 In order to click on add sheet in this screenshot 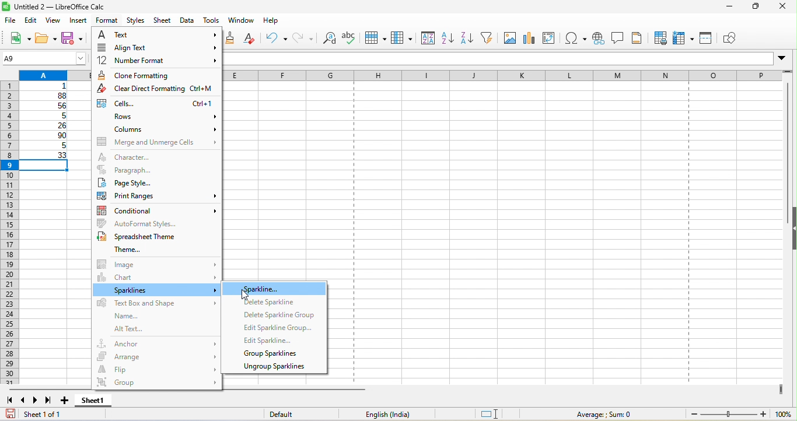, I will do `click(66, 401)`.